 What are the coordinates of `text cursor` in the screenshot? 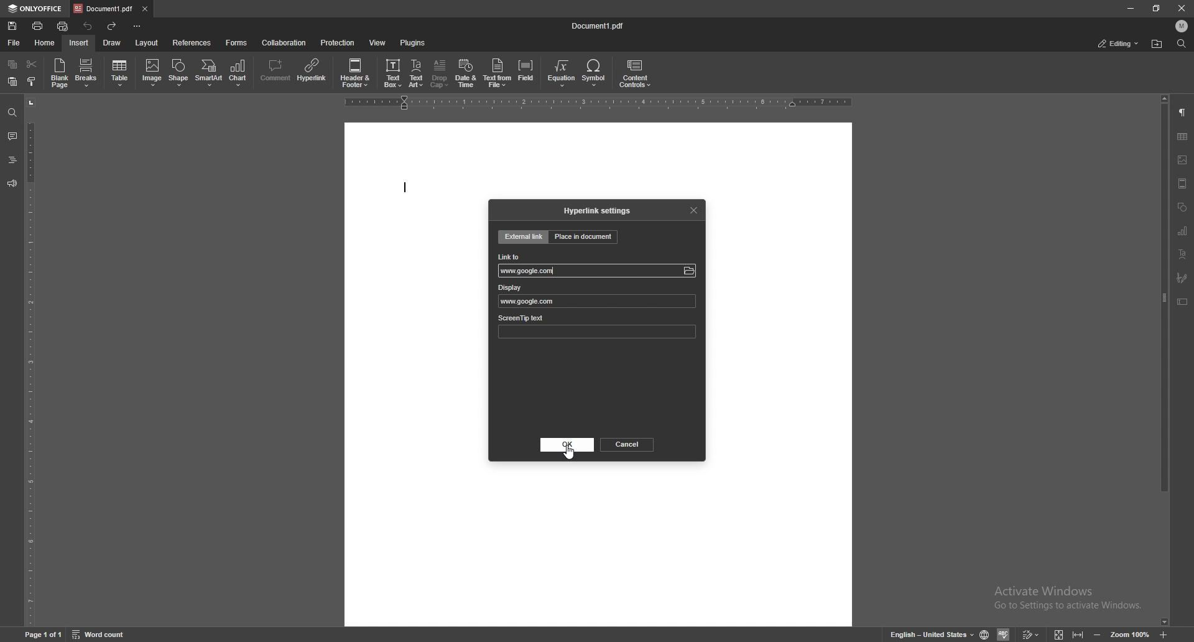 It's located at (405, 188).